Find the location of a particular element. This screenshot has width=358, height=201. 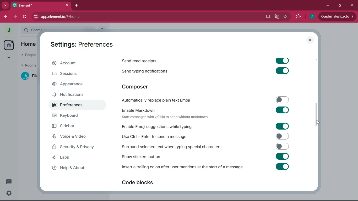

more is located at coordinates (5, 5).